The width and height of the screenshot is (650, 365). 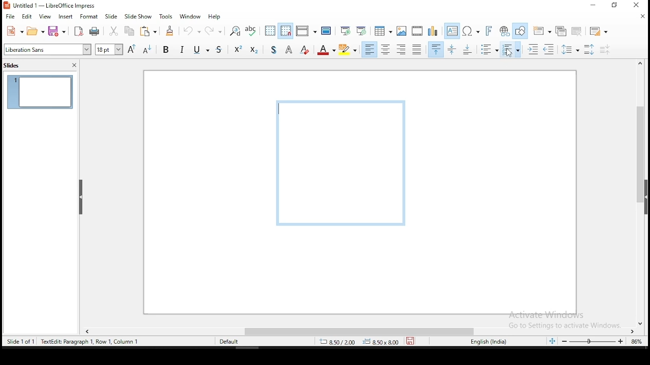 I want to click on clone formatting, so click(x=170, y=30).